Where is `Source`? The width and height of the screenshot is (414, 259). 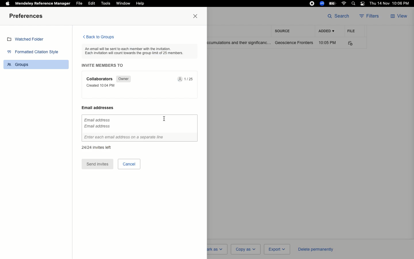
Source is located at coordinates (284, 31).